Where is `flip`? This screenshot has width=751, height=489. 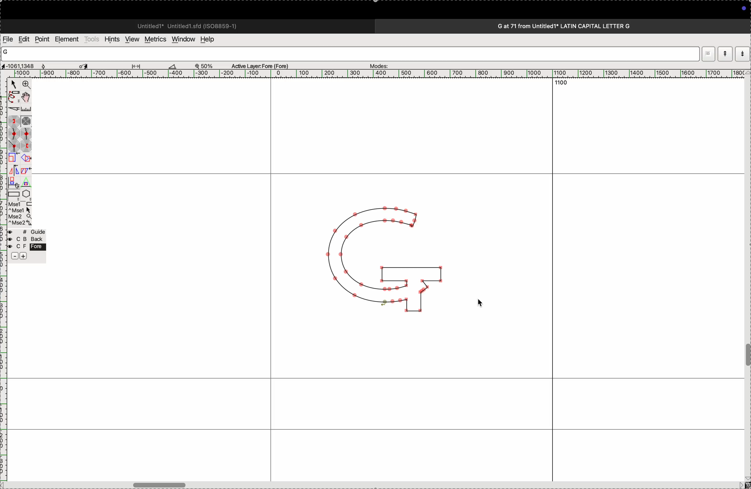
flip is located at coordinates (14, 170).